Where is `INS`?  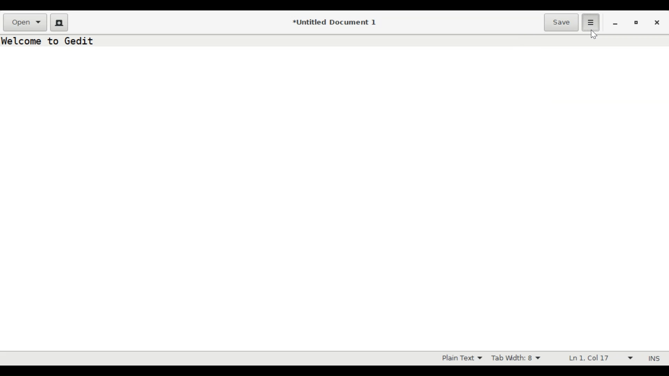
INS is located at coordinates (653, 358).